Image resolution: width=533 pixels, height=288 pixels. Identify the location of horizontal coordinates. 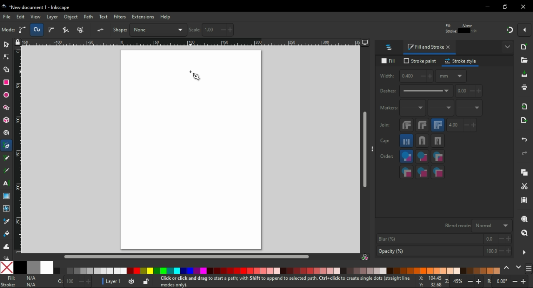
(214, 30).